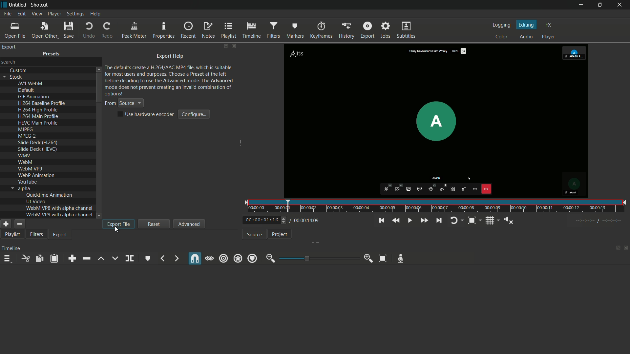 The image size is (630, 354). I want to click on change layout, so click(616, 249).